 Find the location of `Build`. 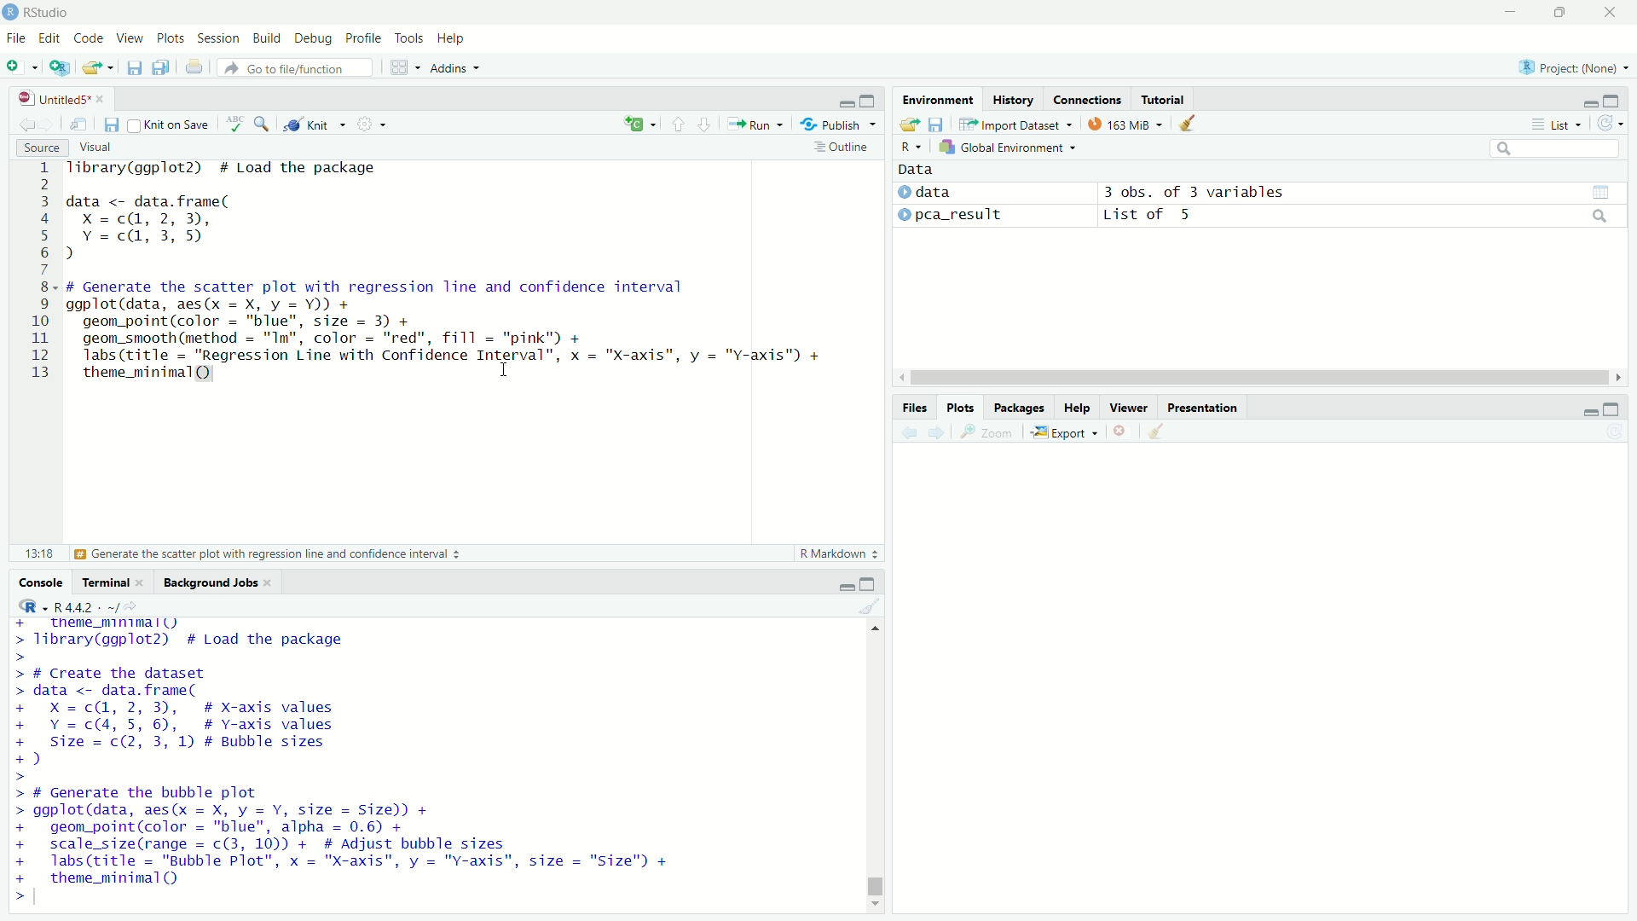

Build is located at coordinates (267, 38).